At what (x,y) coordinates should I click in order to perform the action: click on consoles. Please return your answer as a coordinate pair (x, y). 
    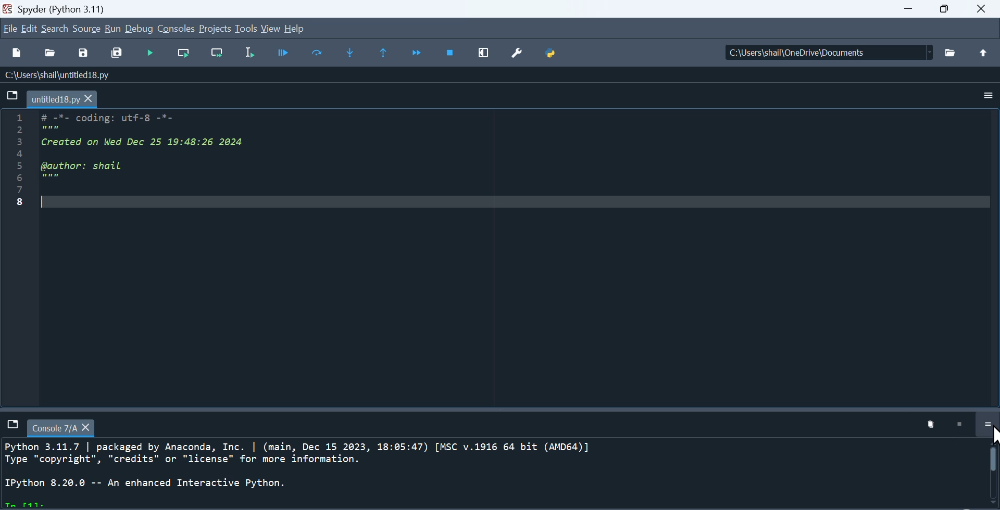
    Looking at the image, I should click on (174, 29).